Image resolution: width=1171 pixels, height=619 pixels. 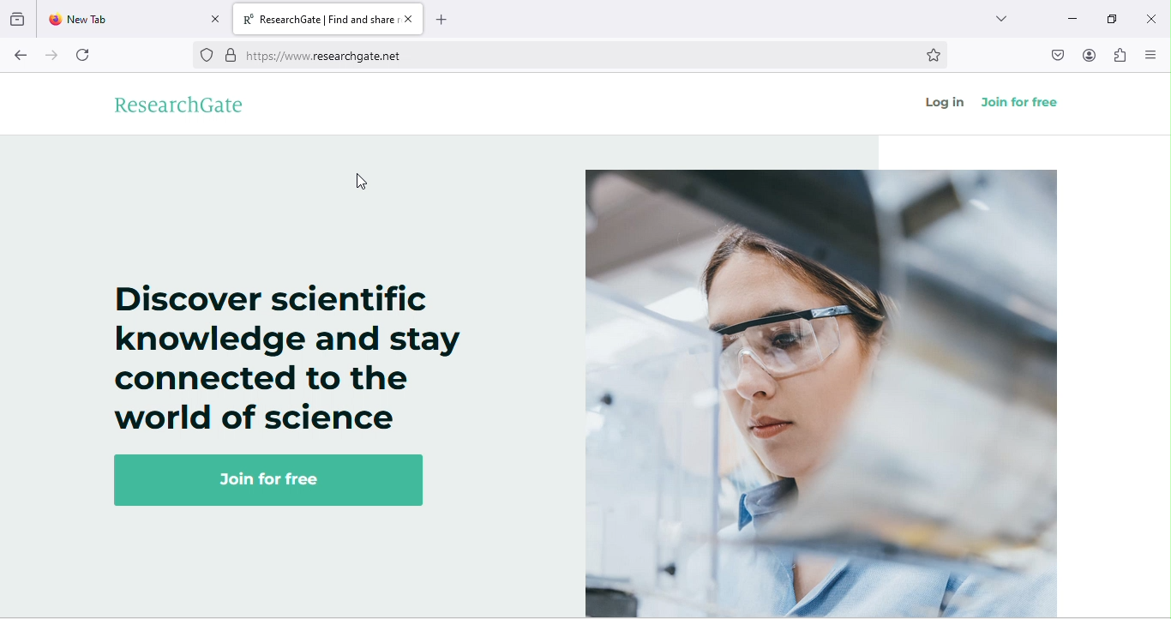 I want to click on add, so click(x=441, y=21).